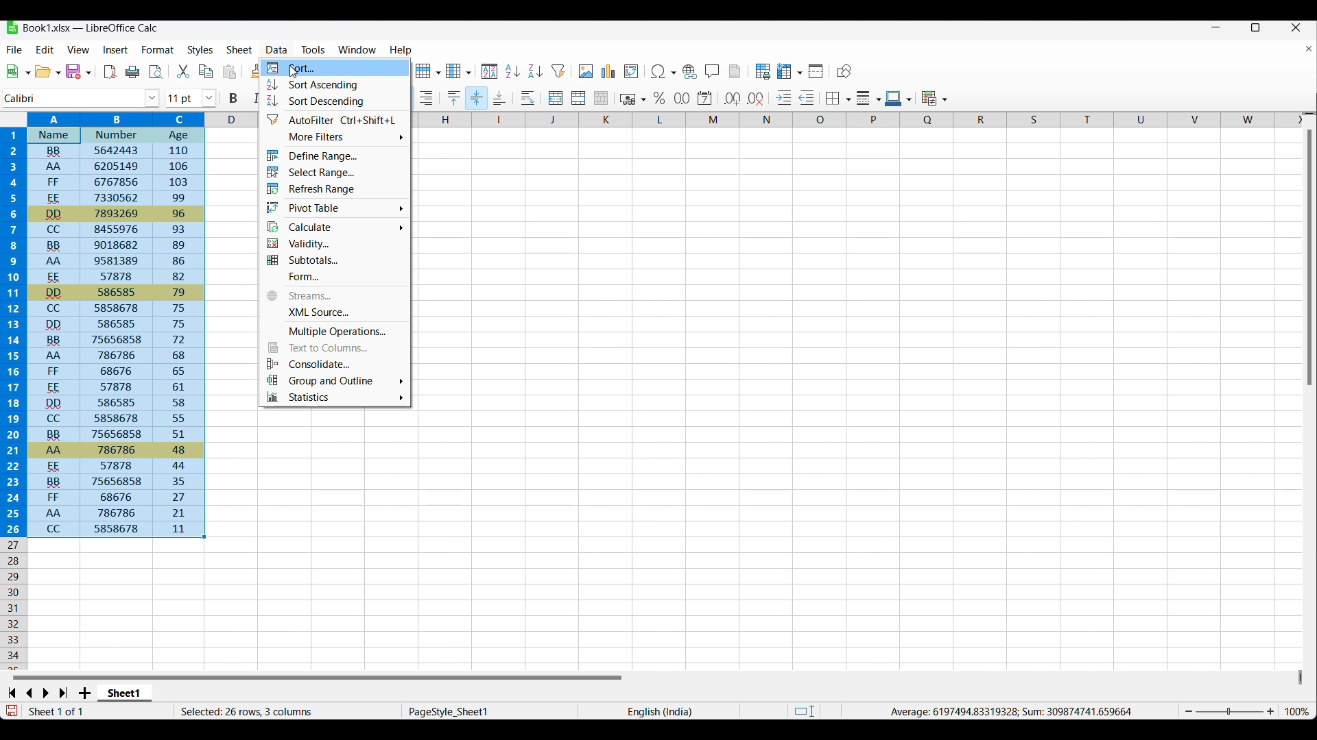 The height and width of the screenshot is (740, 1317). Describe the element at coordinates (183, 71) in the screenshot. I see `Cut` at that location.